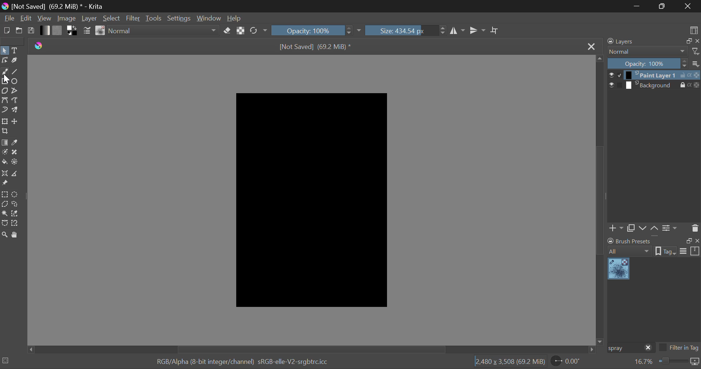 This screenshot has height=369, width=701. I want to click on Similar Color Selector, so click(16, 213).